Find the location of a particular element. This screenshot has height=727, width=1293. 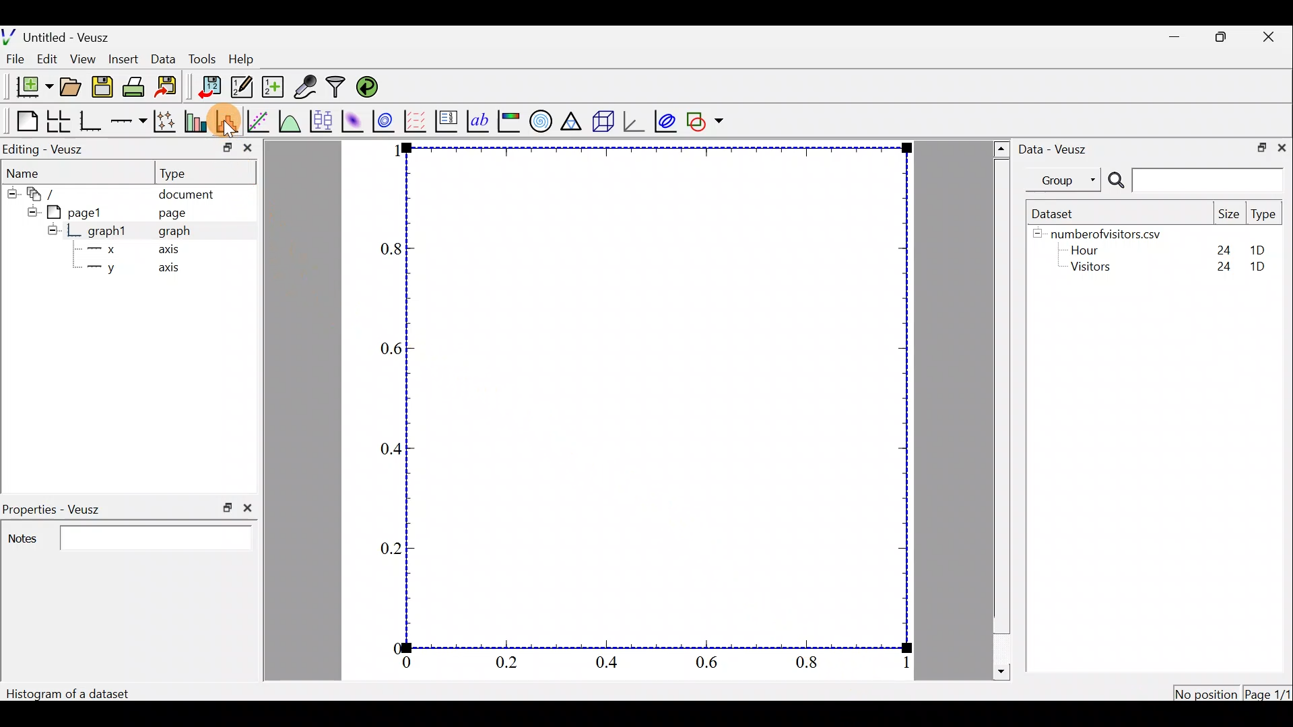

x is located at coordinates (110, 248).